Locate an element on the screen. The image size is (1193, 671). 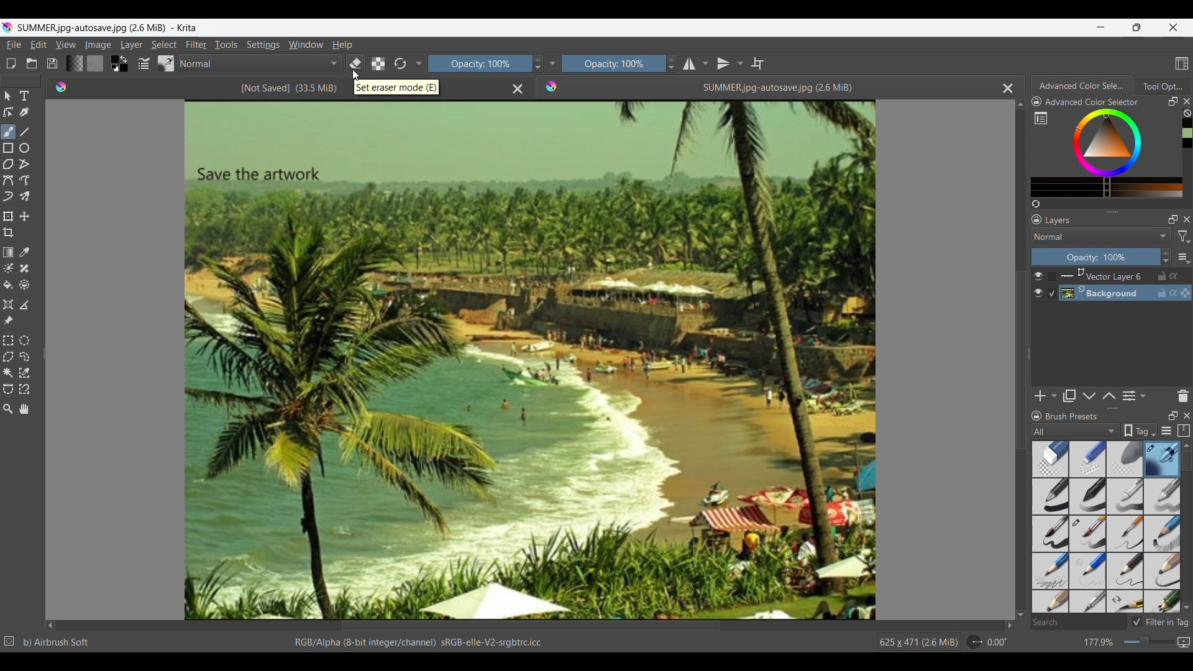
625 x 471 (2.6 MiB) is located at coordinates (916, 642).